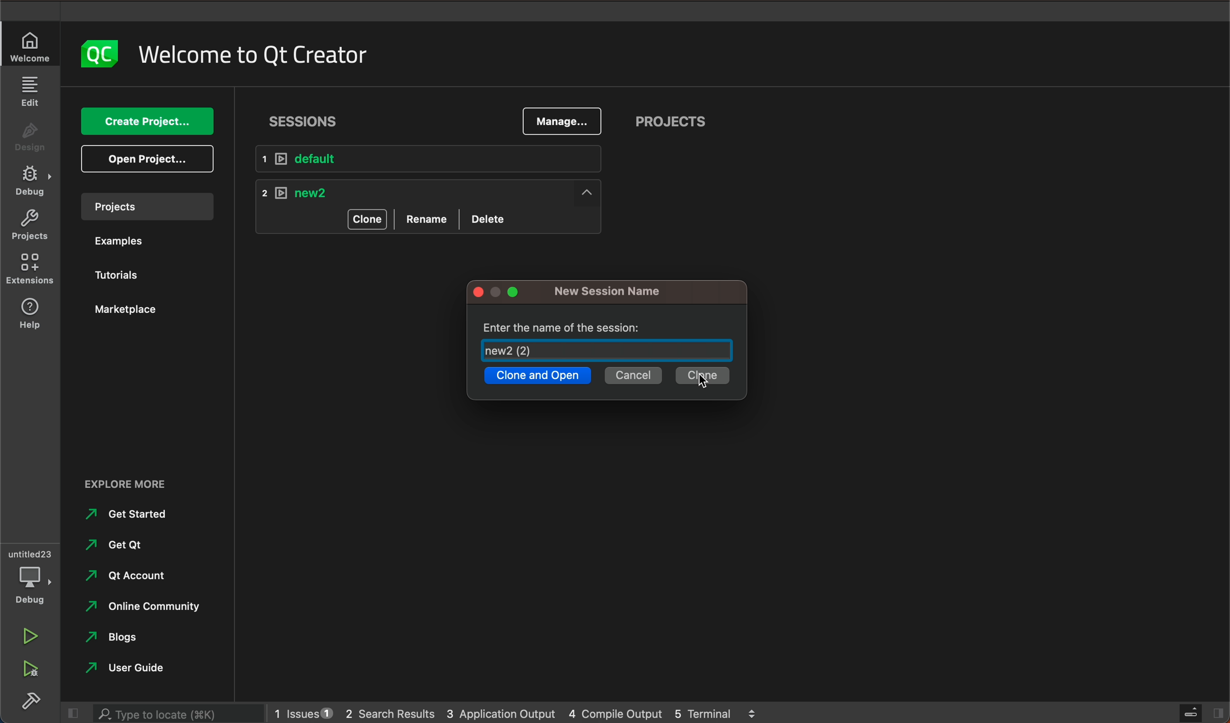 This screenshot has height=723, width=1230. I want to click on run, so click(30, 636).